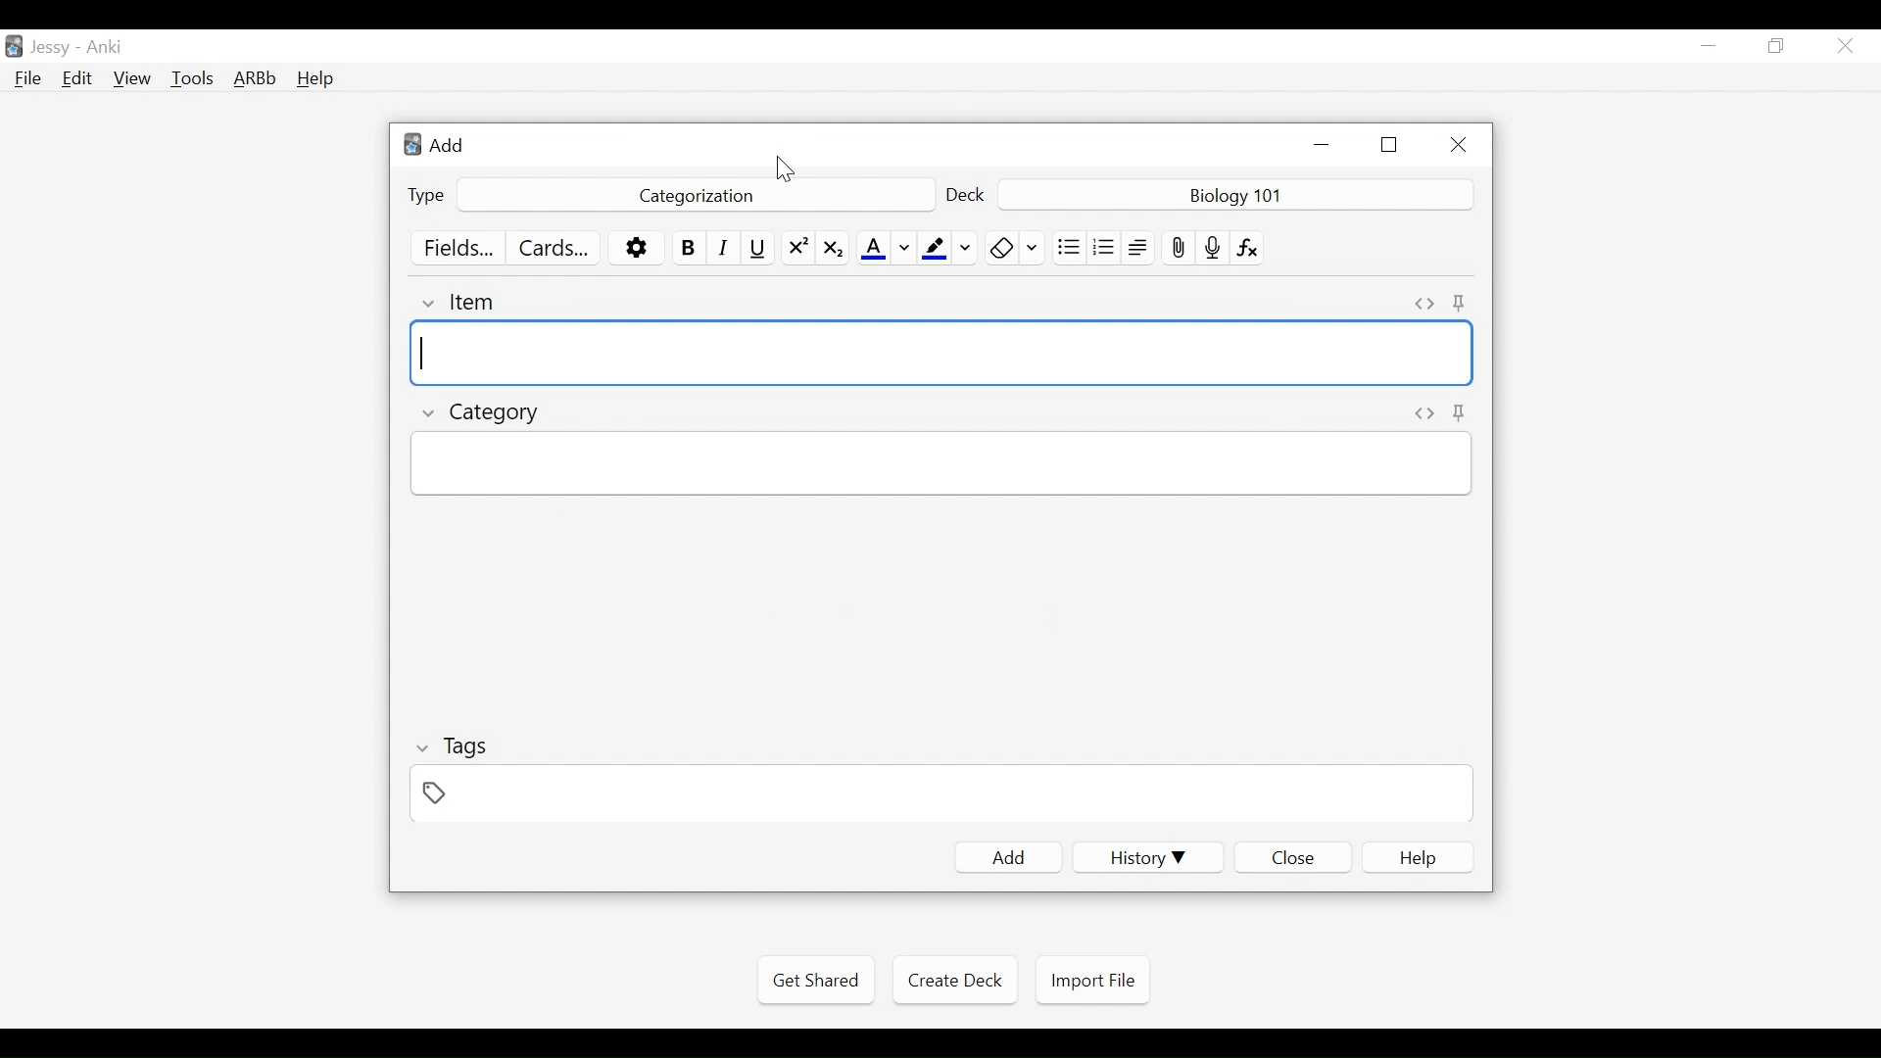 The image size is (1881, 1058). Describe the element at coordinates (1178, 248) in the screenshot. I see `Upload File` at that location.